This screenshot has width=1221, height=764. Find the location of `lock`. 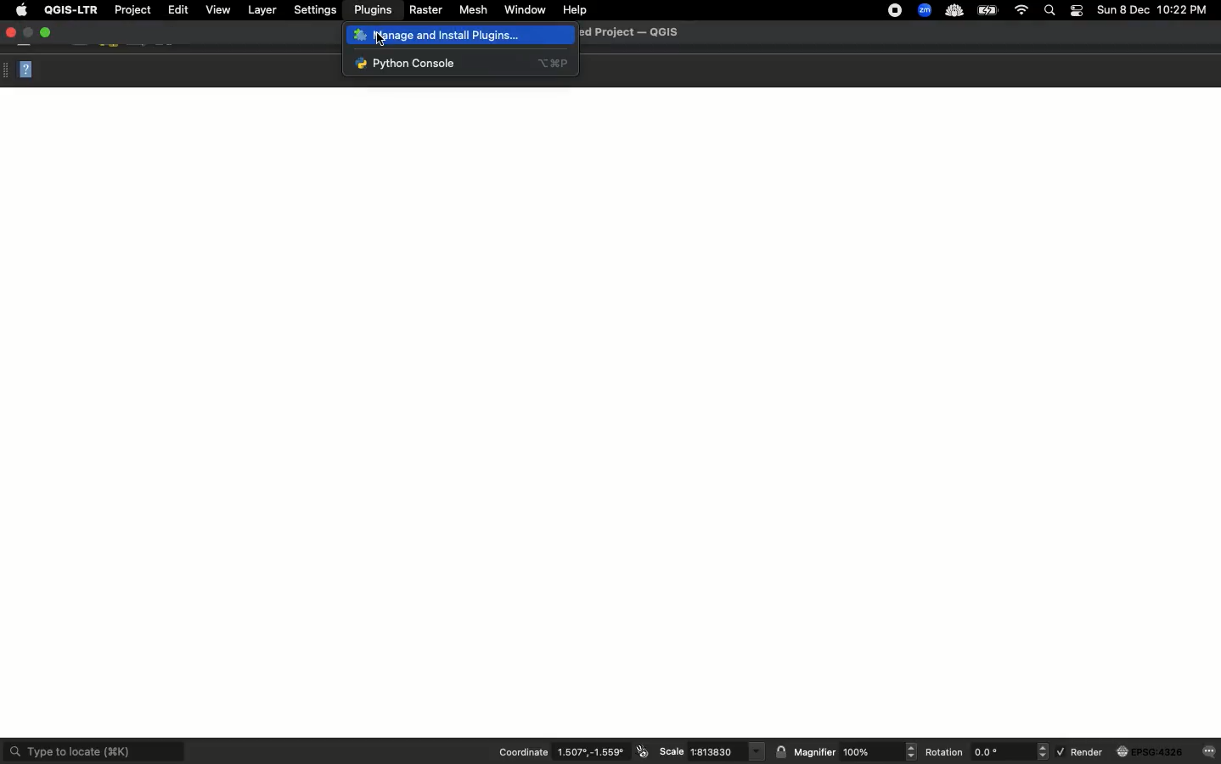

lock is located at coordinates (781, 751).